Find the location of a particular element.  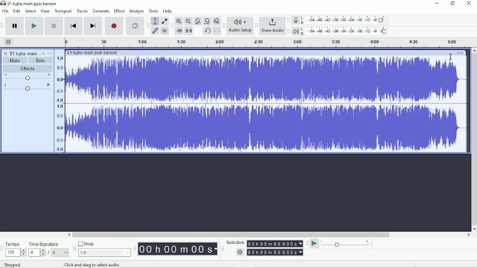

Effect is located at coordinates (120, 11).